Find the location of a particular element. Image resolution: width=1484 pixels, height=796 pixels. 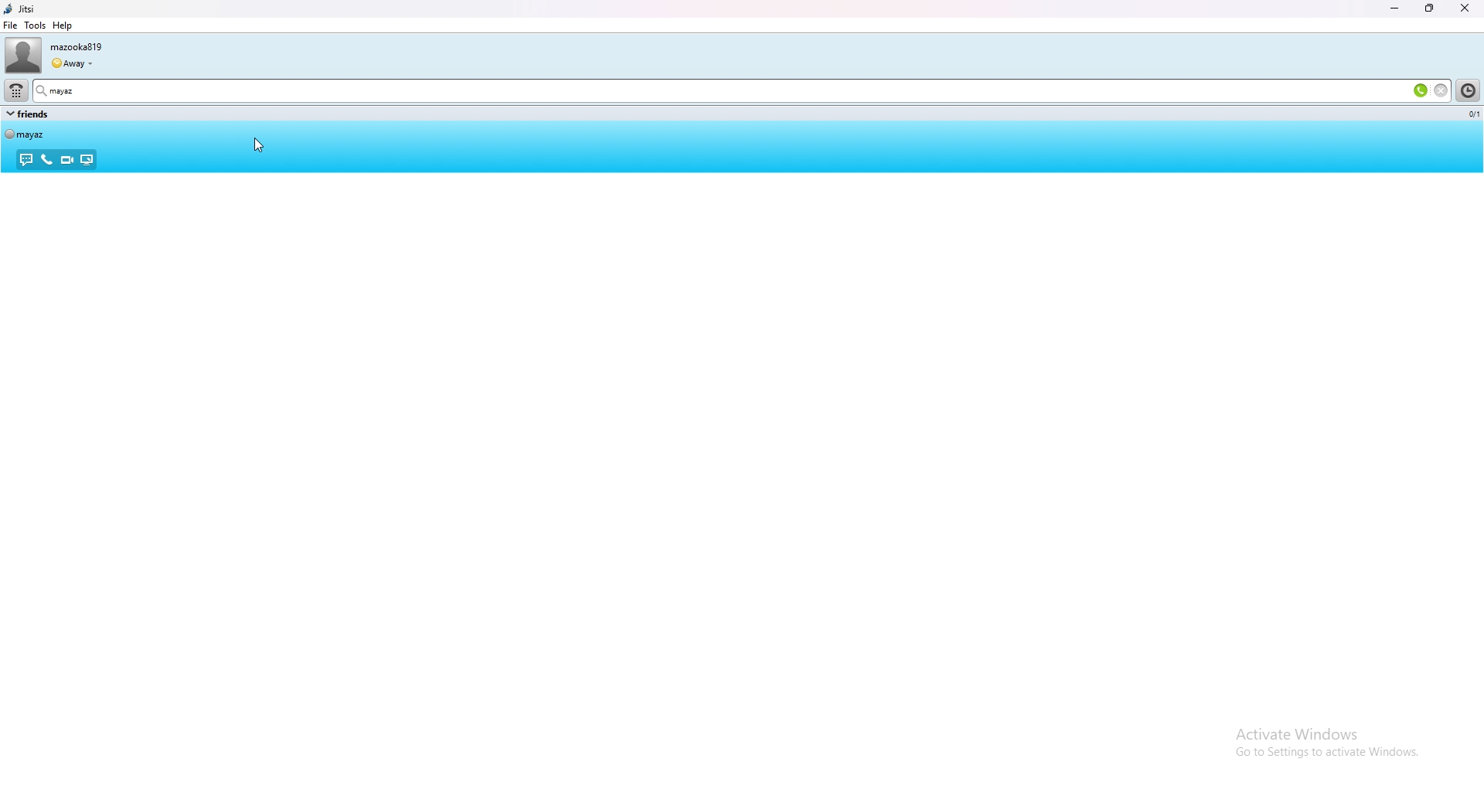

call contact is located at coordinates (46, 159).